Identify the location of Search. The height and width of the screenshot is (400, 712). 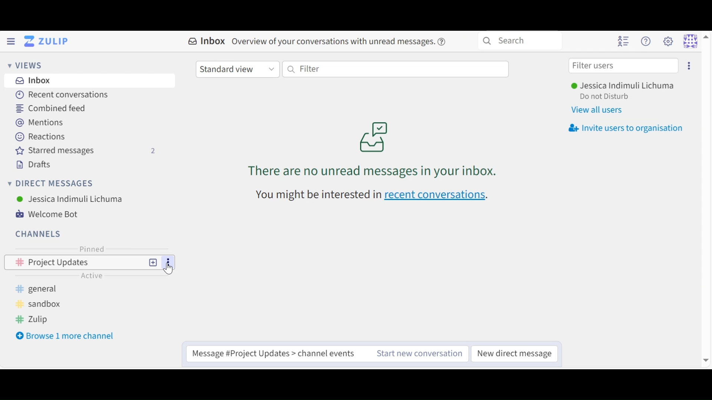
(520, 41).